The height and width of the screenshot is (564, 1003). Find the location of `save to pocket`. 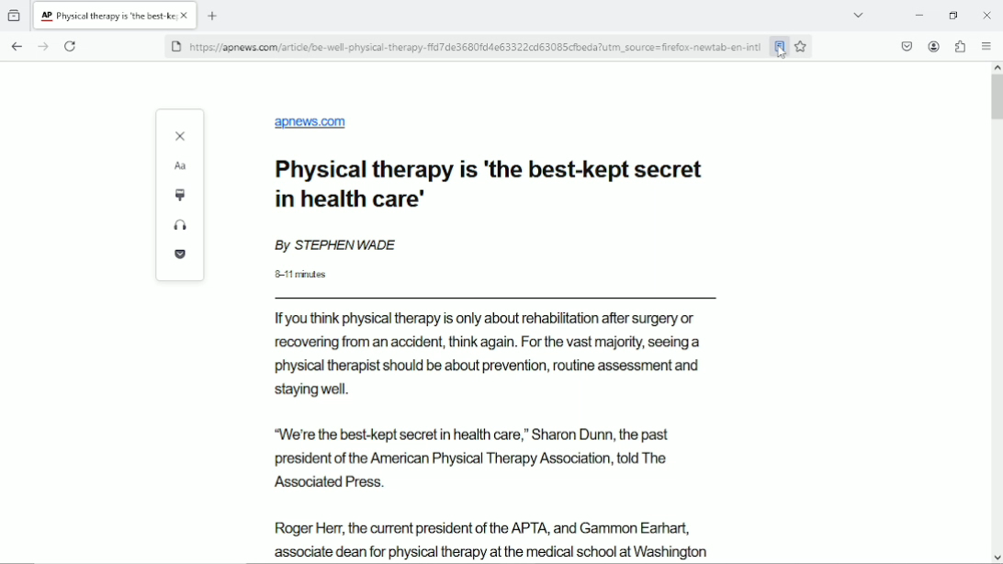

save to pocket is located at coordinates (180, 255).